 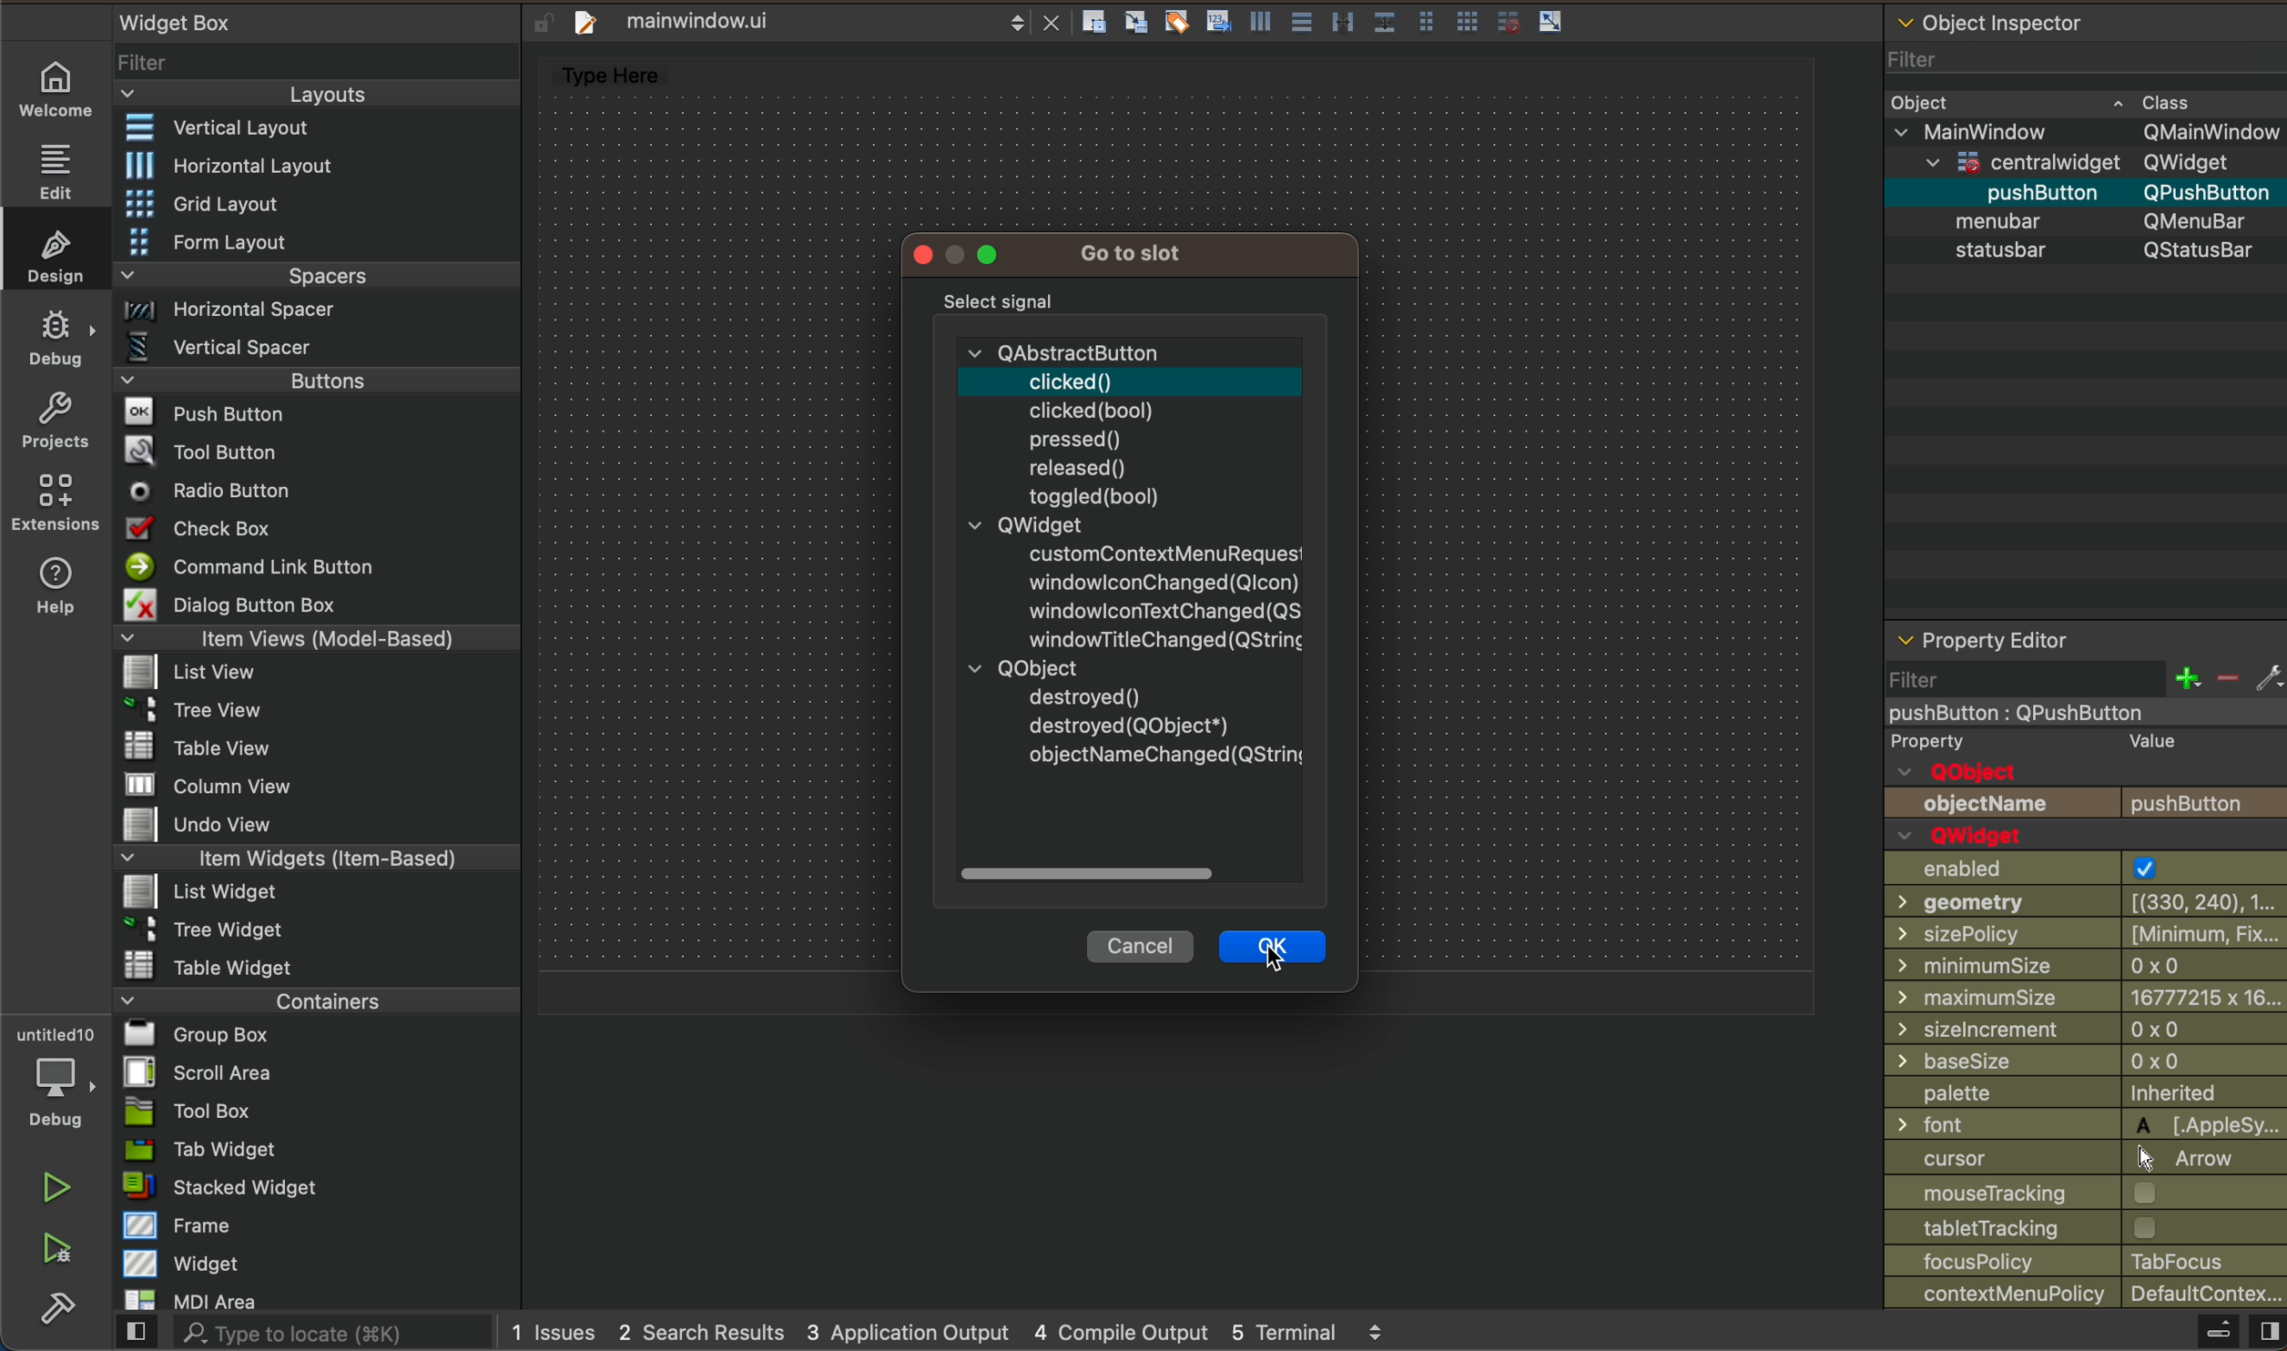 I want to click on push button, so click(x=317, y=415).